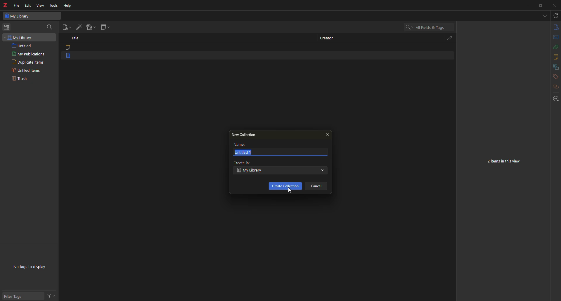 The width and height of the screenshot is (561, 301). What do you see at coordinates (53, 295) in the screenshot?
I see `actions` at bounding box center [53, 295].